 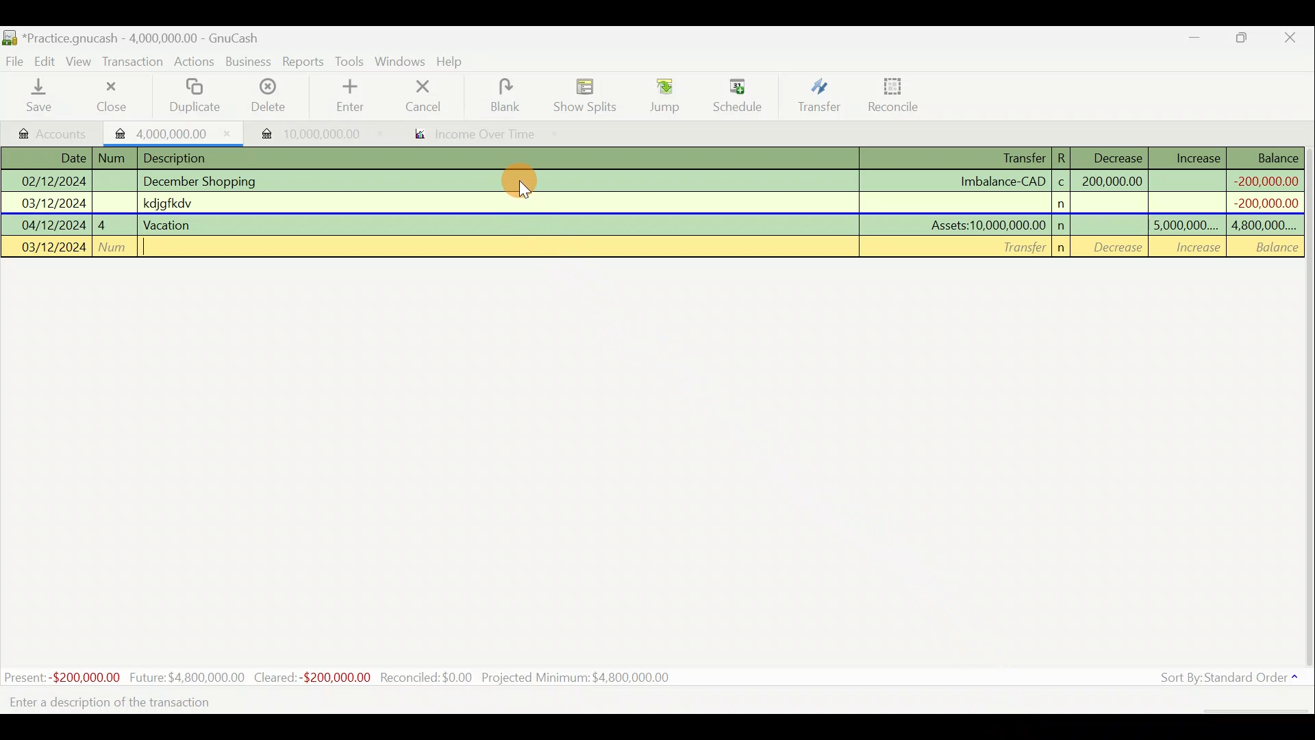 I want to click on Close, so click(x=1291, y=40).